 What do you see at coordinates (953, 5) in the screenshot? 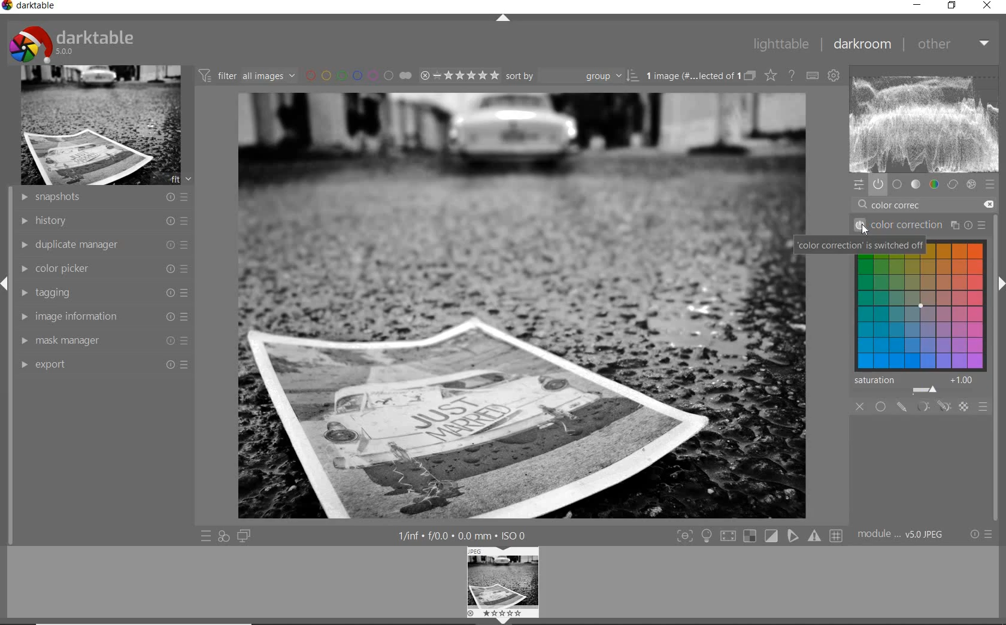
I see `restore` at bounding box center [953, 5].